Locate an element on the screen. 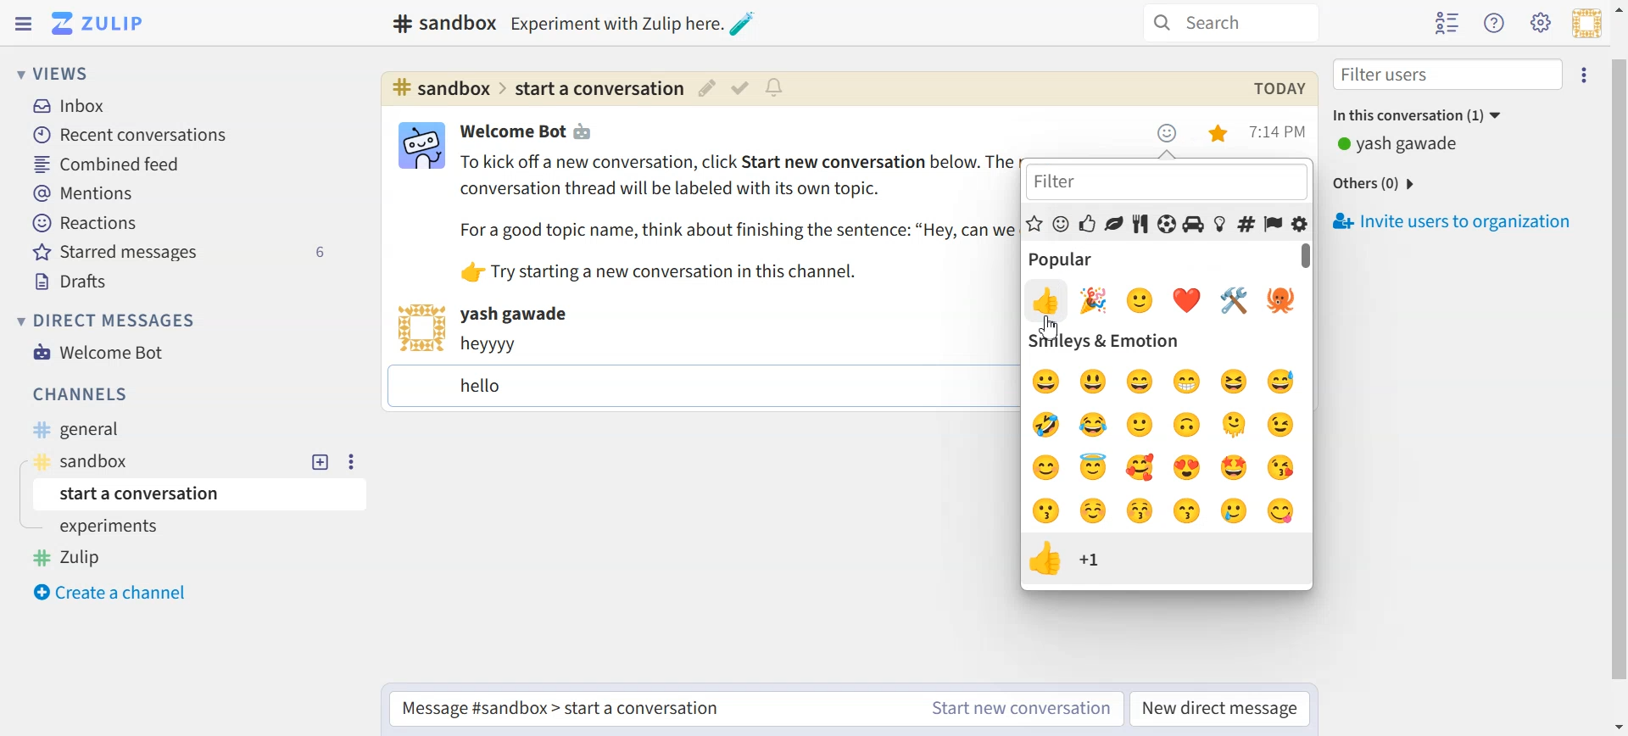 This screenshot has height=736, width=1628. Animal and nature is located at coordinates (1114, 225).